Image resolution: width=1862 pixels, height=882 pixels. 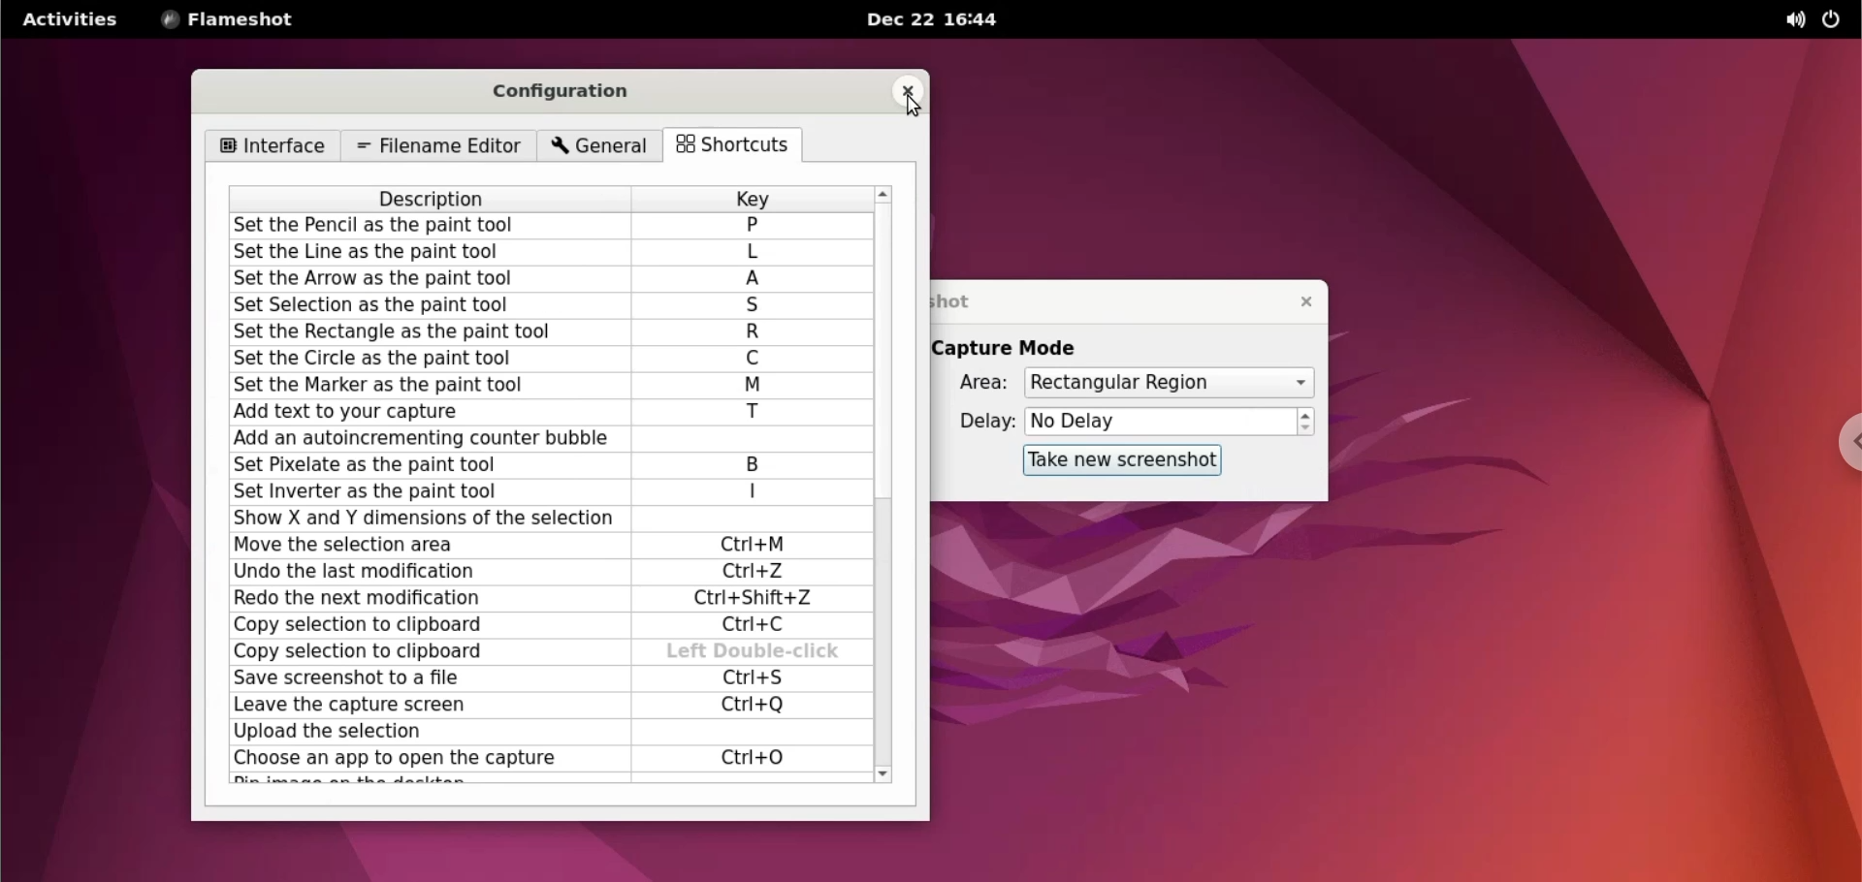 I want to click on show X and Y dimensions of the selection, so click(x=420, y=519).